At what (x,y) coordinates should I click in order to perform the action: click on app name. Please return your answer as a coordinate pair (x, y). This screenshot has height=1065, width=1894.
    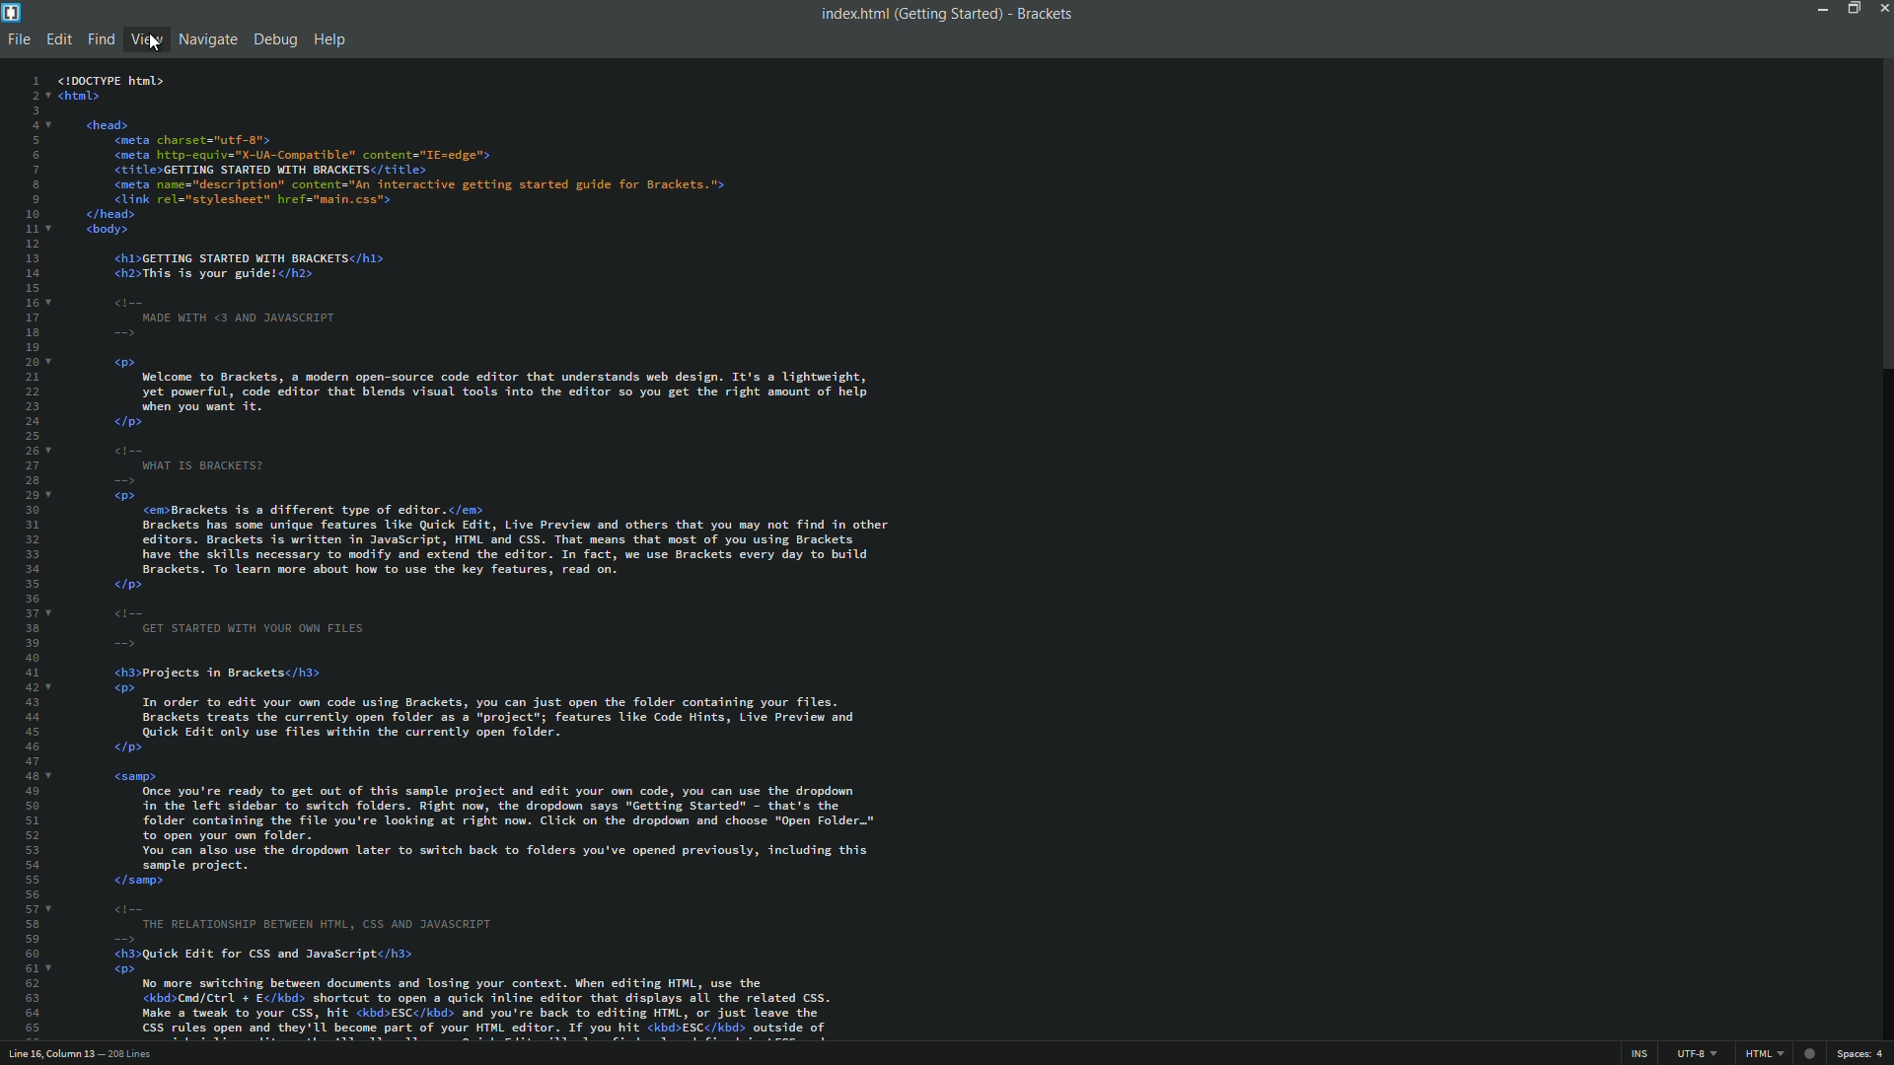
    Looking at the image, I should click on (1046, 15).